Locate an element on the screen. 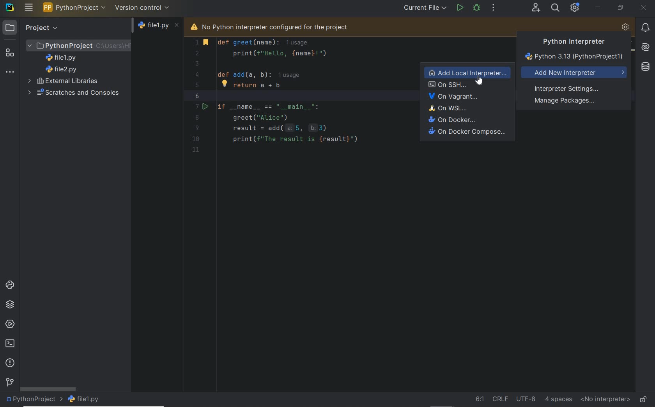 Image resolution: width=655 pixels, height=407 pixels. debug is located at coordinates (477, 7).